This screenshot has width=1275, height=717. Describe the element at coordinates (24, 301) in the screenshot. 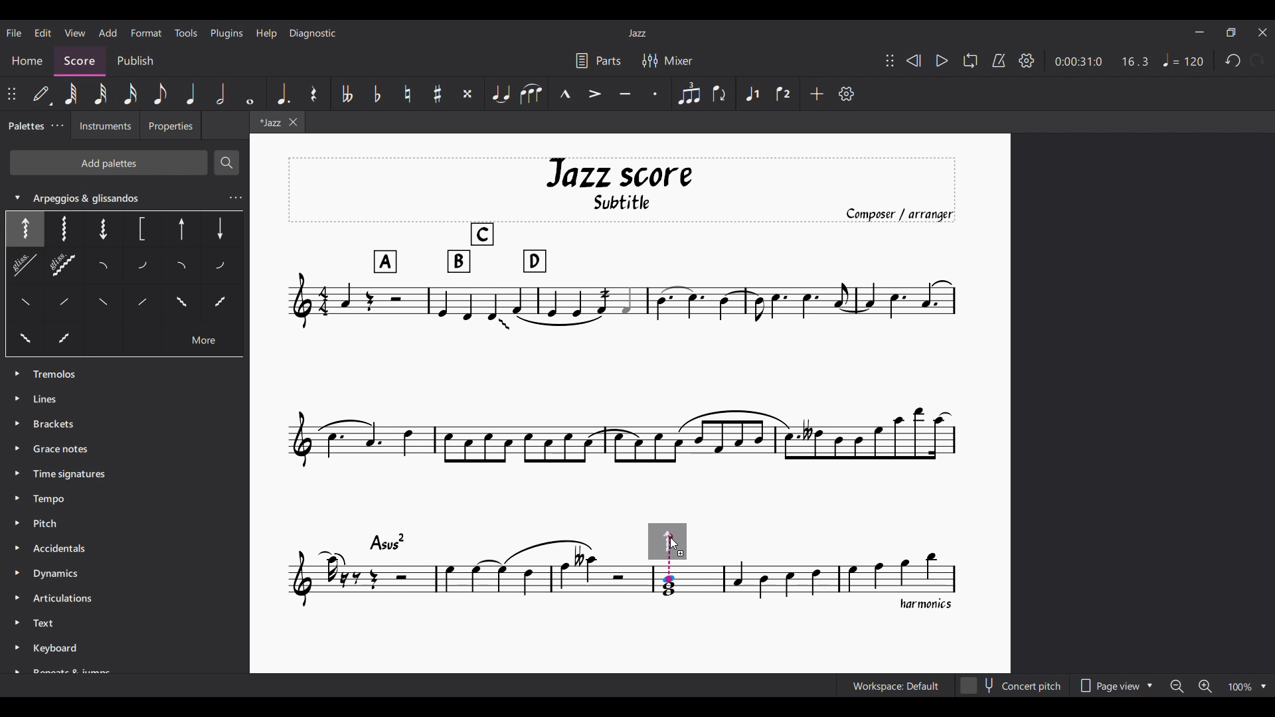

I see `` at that location.